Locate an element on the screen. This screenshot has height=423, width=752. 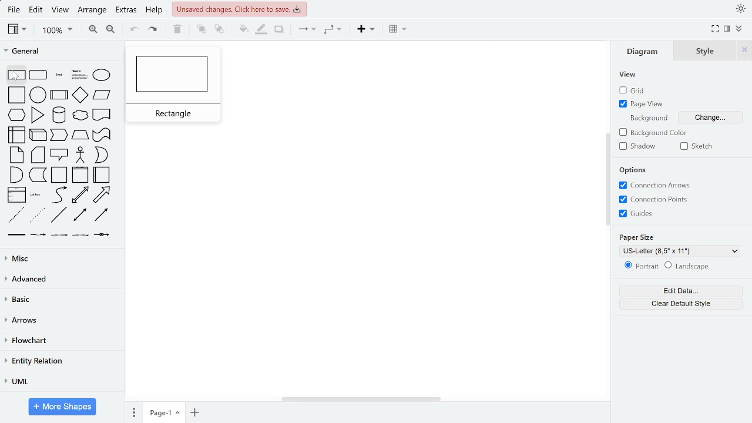
redo is located at coordinates (152, 31).